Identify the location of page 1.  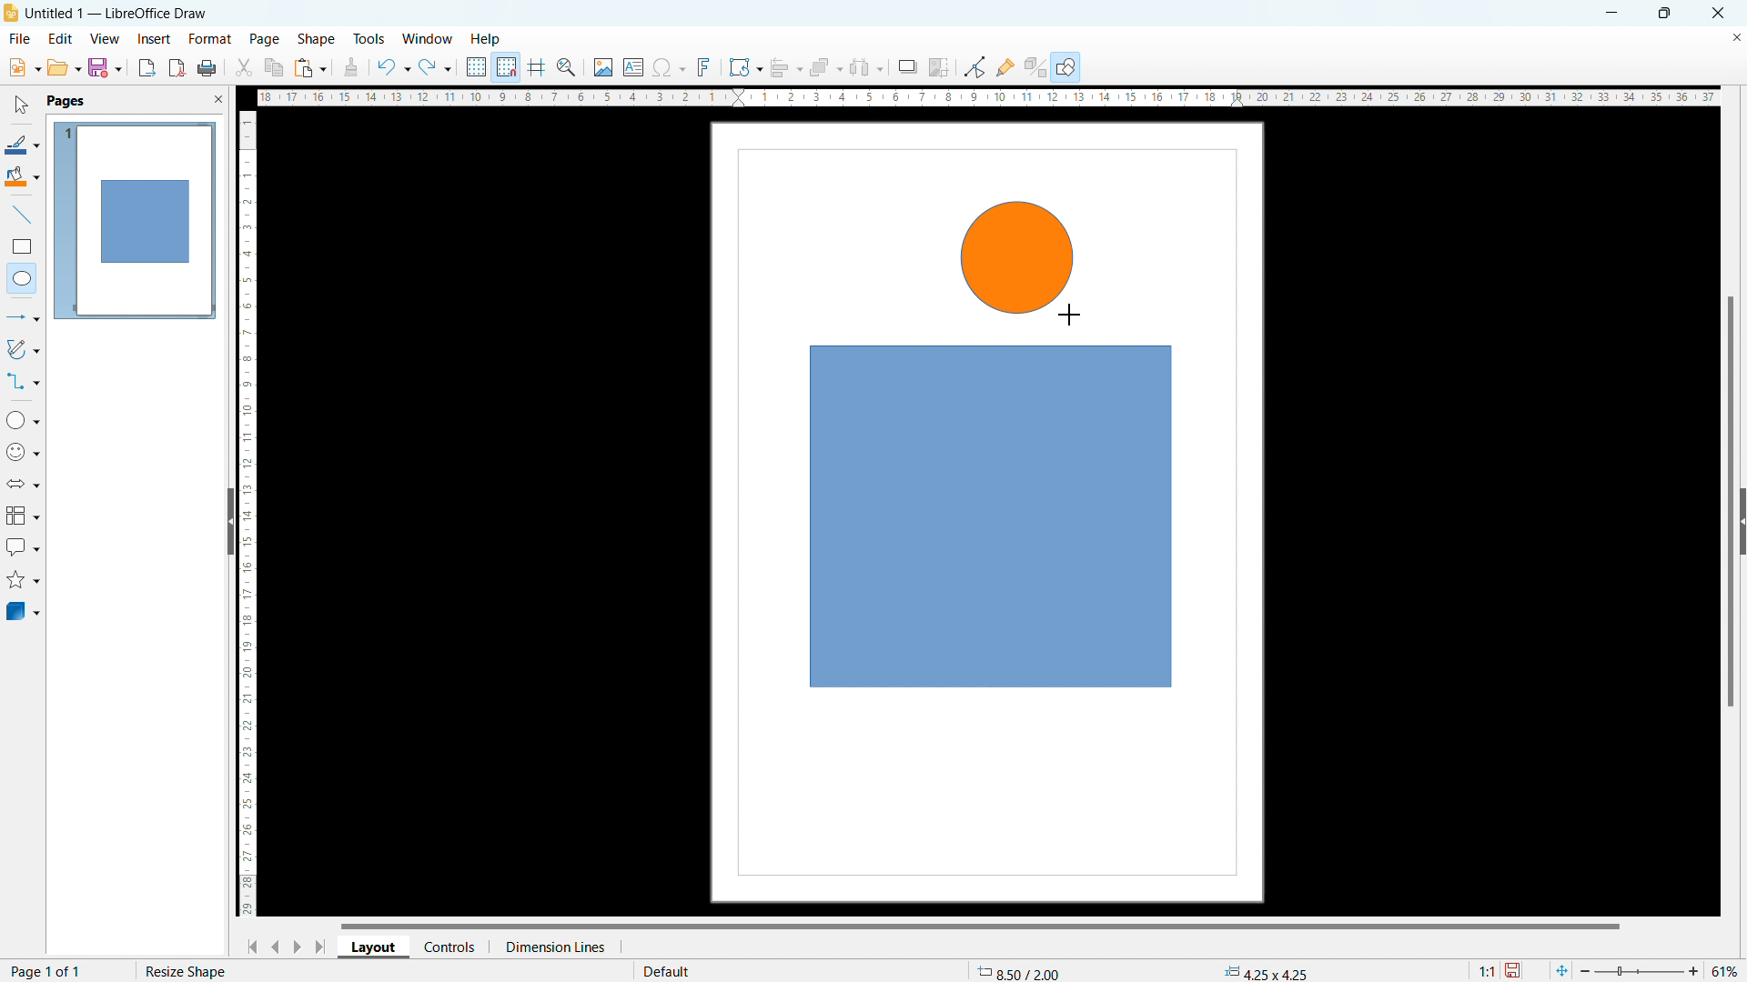
(134, 219).